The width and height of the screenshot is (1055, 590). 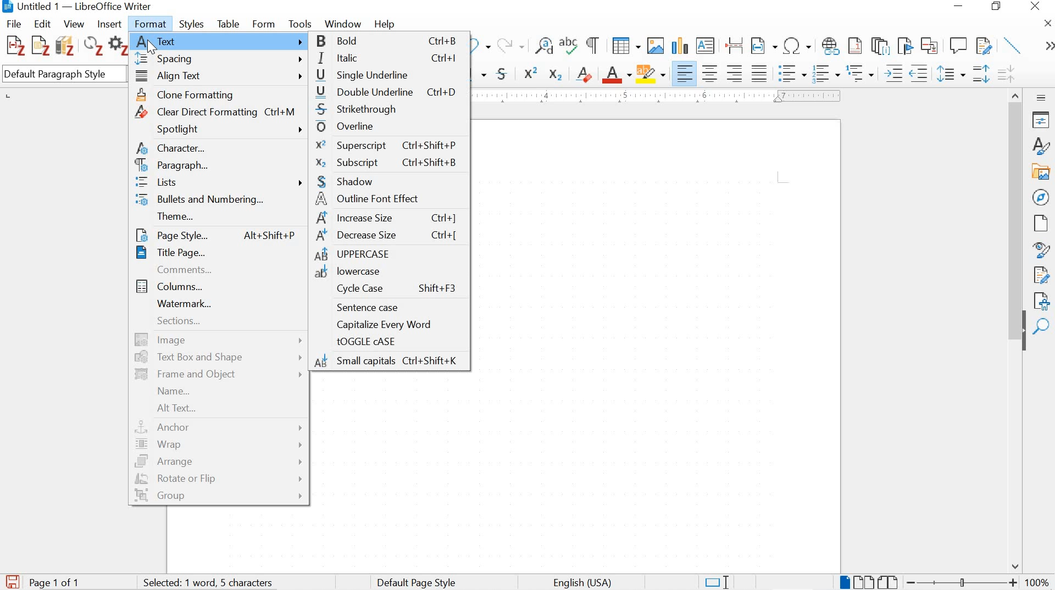 I want to click on file, so click(x=14, y=24).